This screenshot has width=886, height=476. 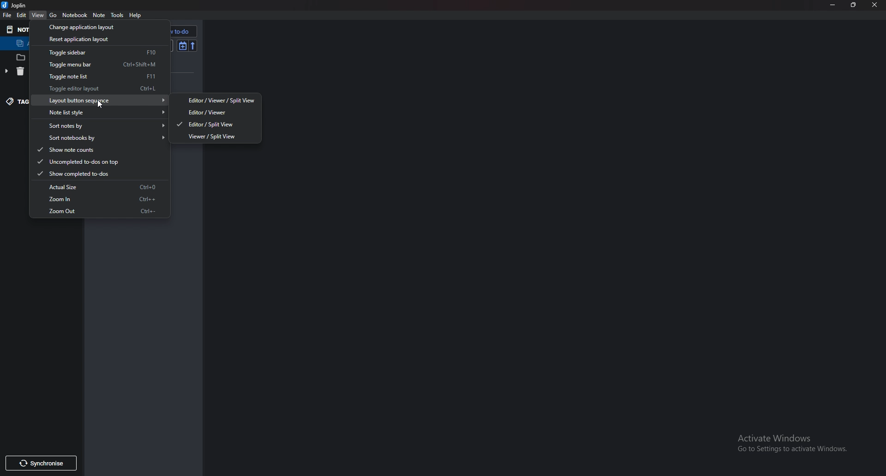 What do you see at coordinates (8, 15) in the screenshot?
I see `File` at bounding box center [8, 15].